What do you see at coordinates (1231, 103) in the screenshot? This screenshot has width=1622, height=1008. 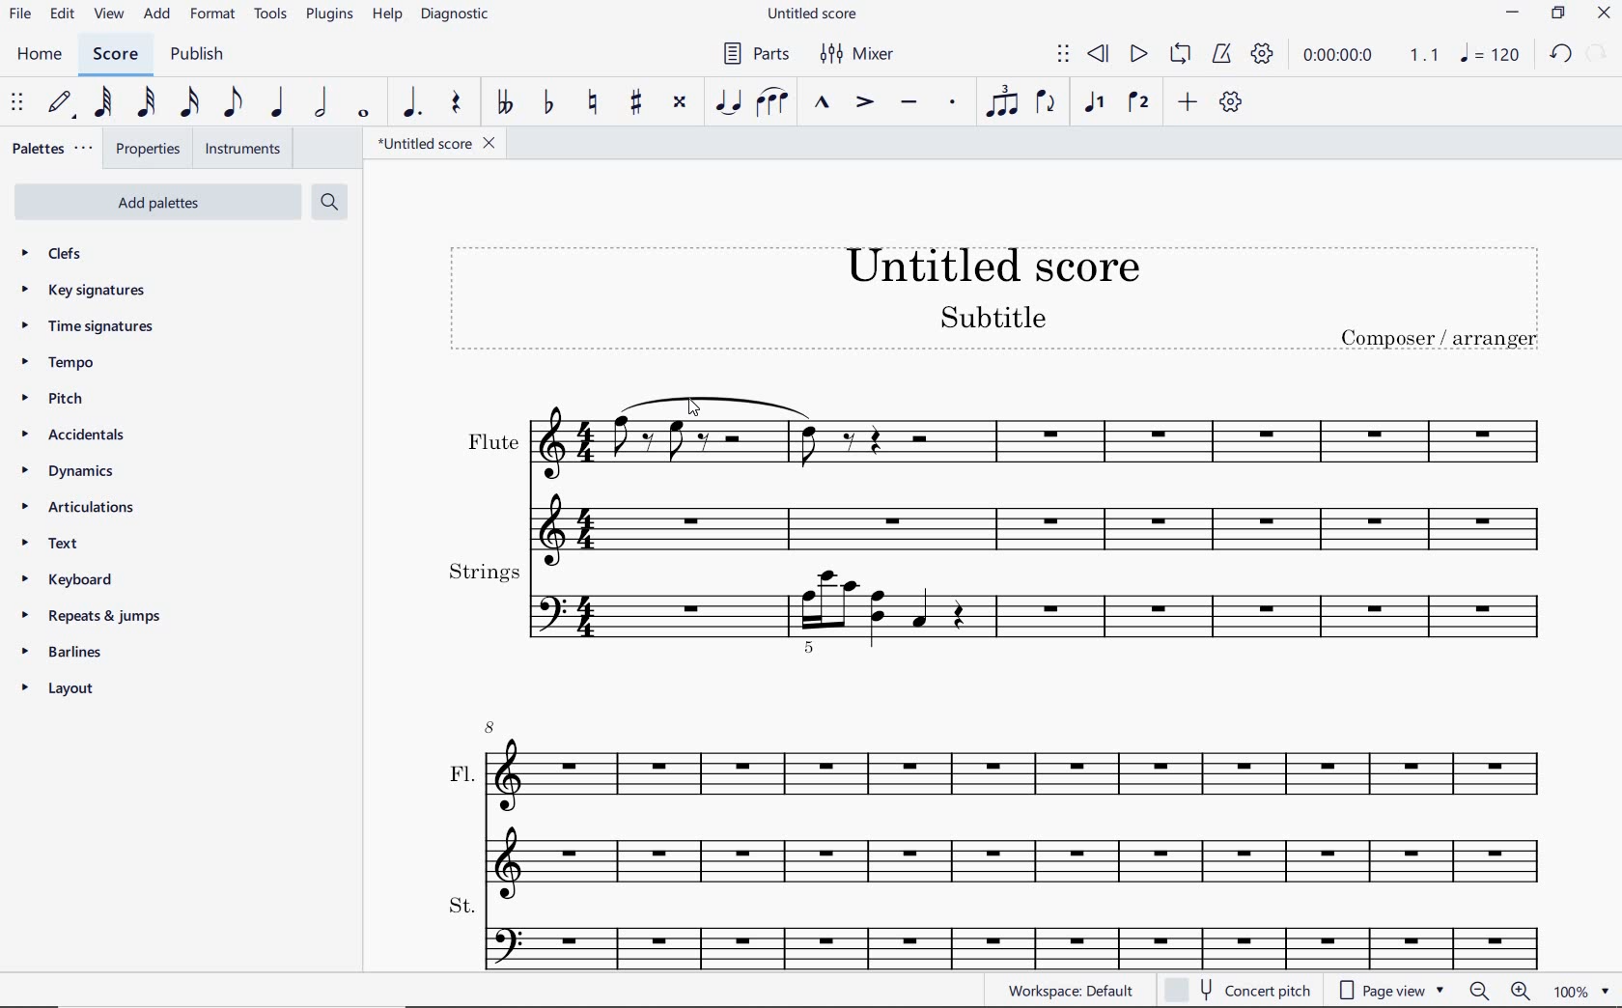 I see `CUSTOMIZE TOOLBAR` at bounding box center [1231, 103].